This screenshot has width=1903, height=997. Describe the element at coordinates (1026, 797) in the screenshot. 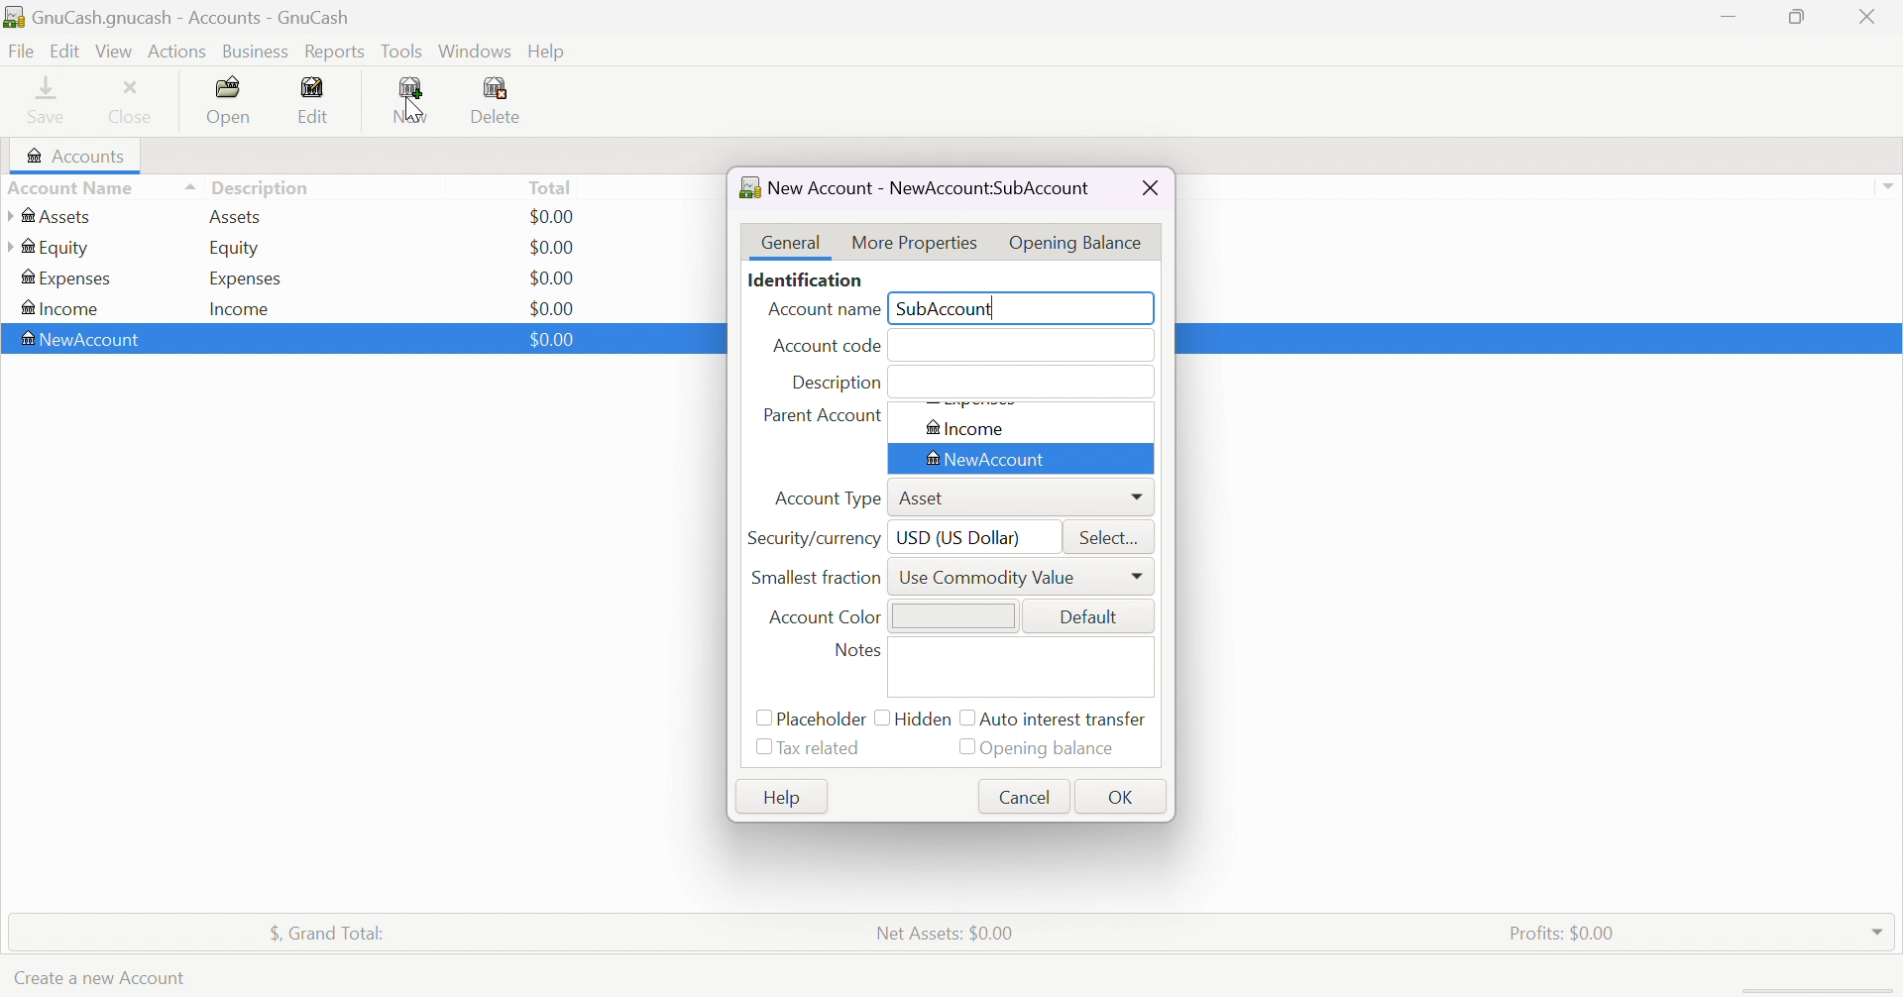

I see `Cancel` at that location.